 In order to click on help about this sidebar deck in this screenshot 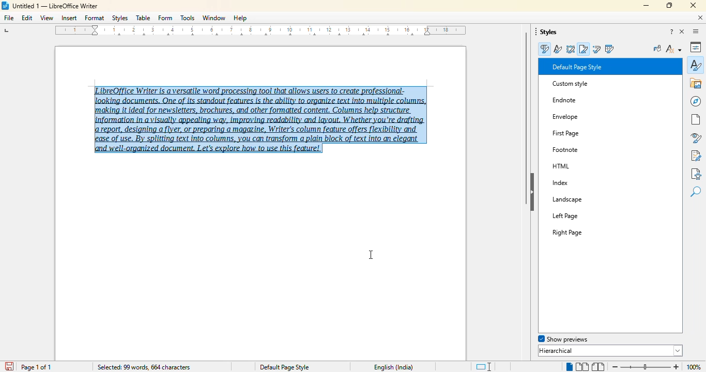, I will do `click(672, 32)`.